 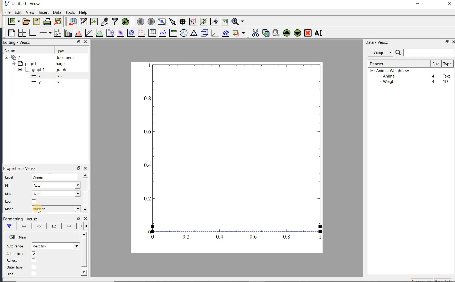 I want to click on restore, so click(x=447, y=42).